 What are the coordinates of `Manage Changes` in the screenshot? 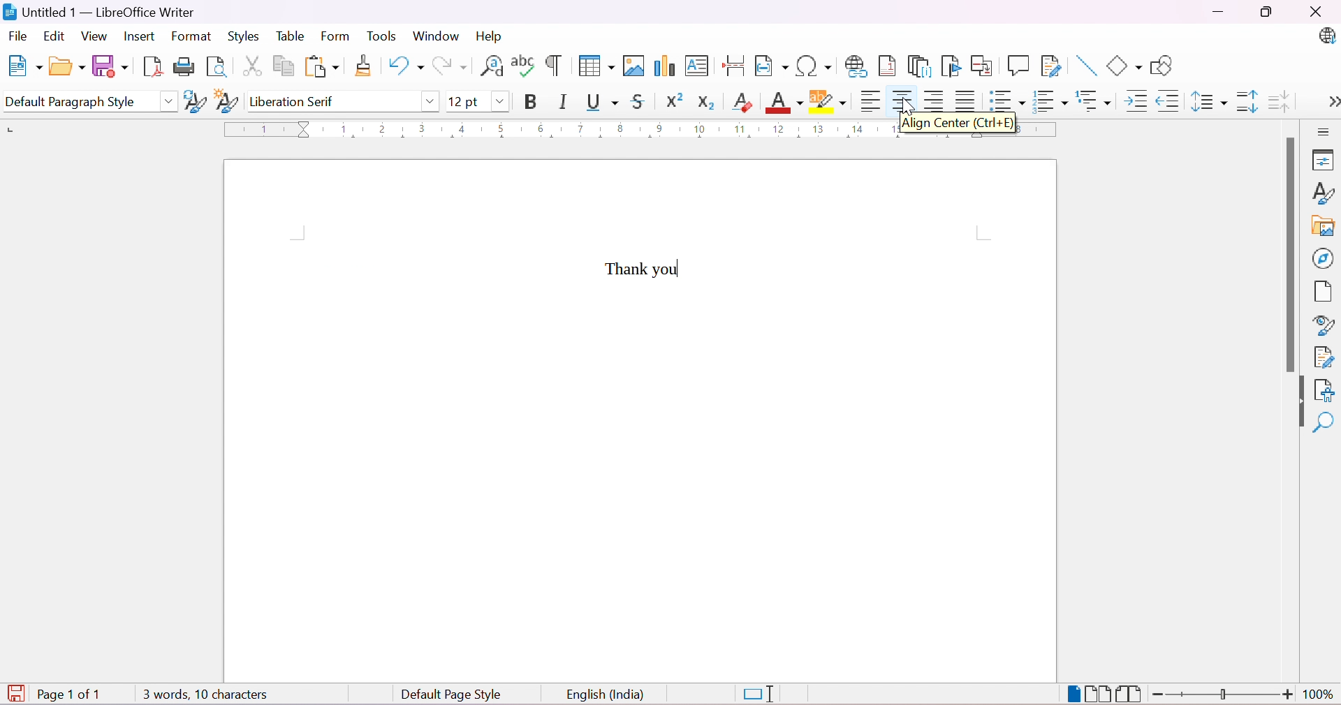 It's located at (1323, 357).